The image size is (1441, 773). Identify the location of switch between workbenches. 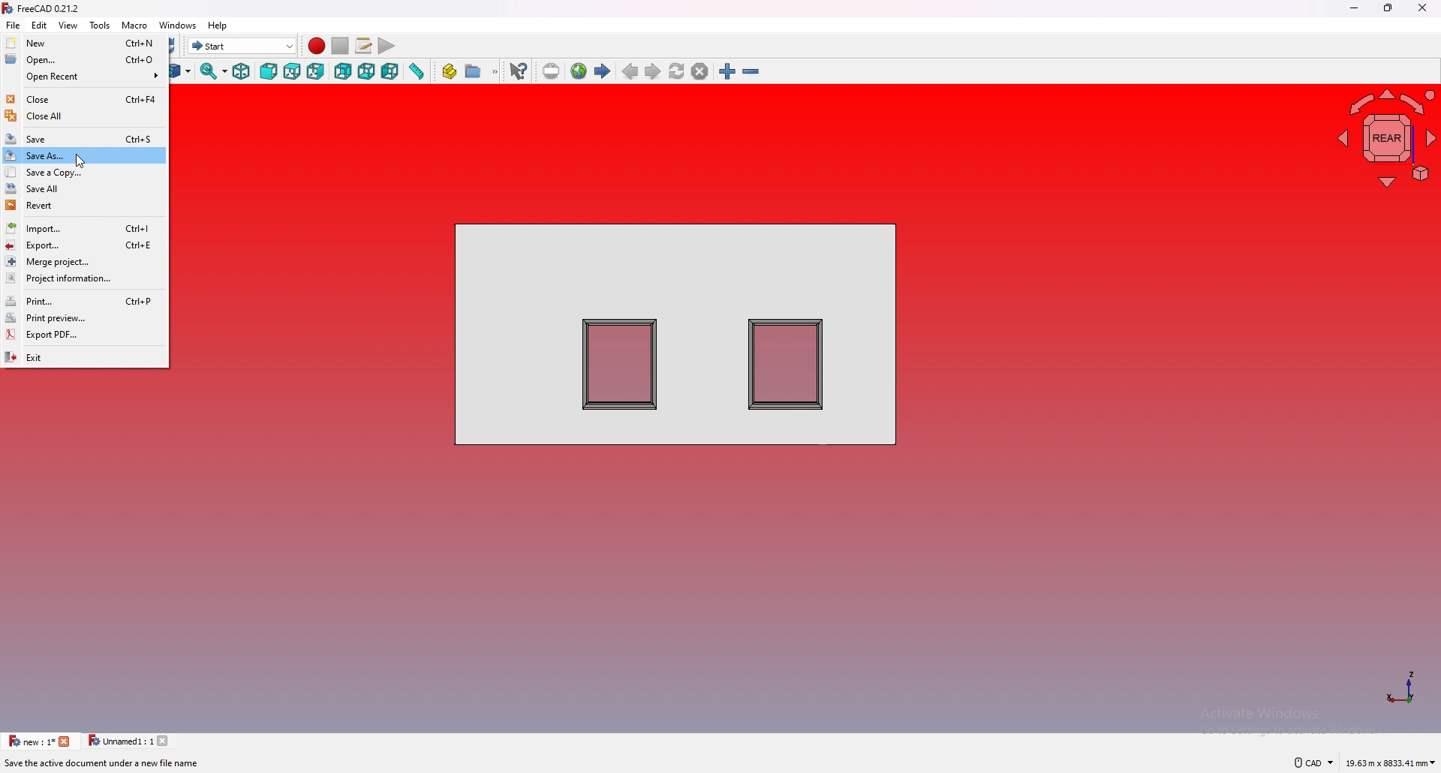
(242, 45).